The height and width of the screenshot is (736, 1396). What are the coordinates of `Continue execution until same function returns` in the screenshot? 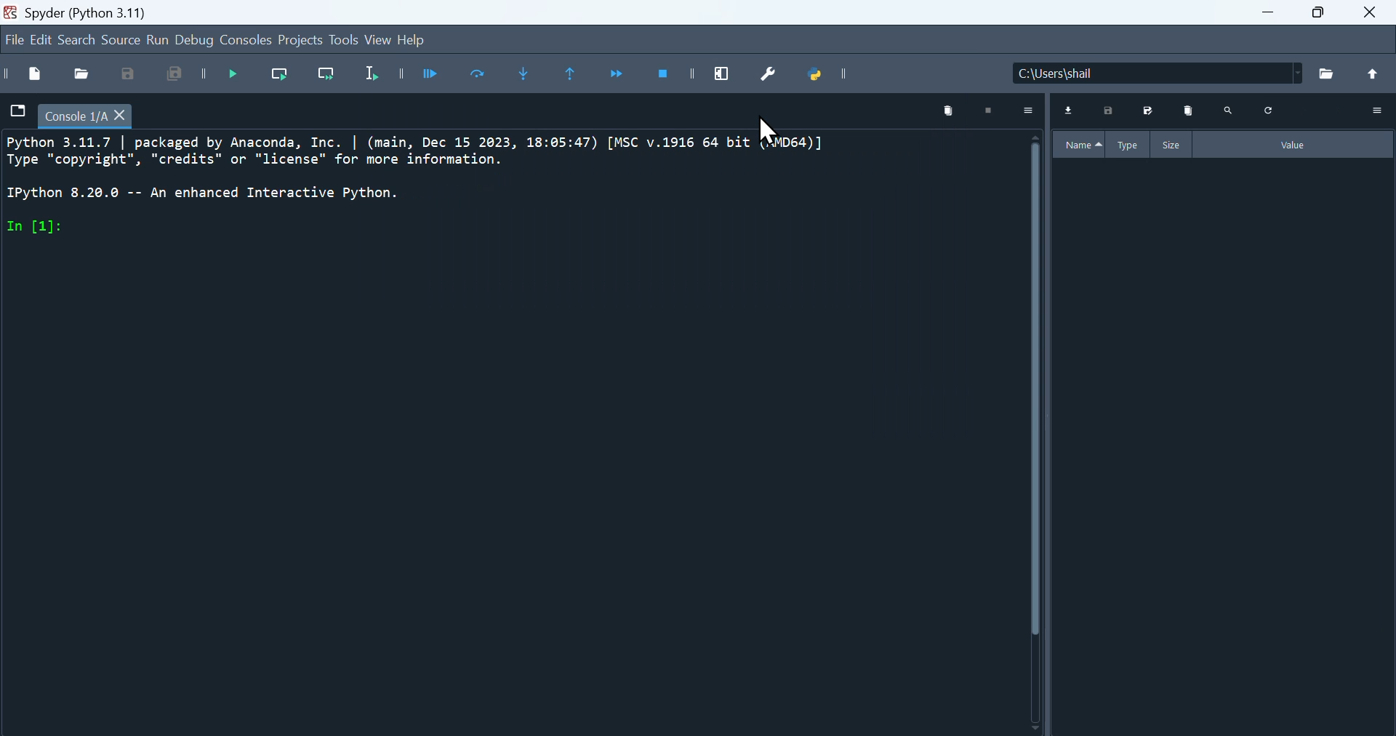 It's located at (576, 75).